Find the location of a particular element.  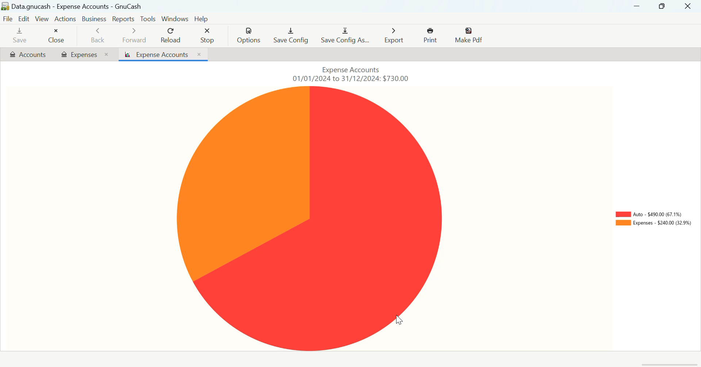

Restore Down is located at coordinates (637, 6).